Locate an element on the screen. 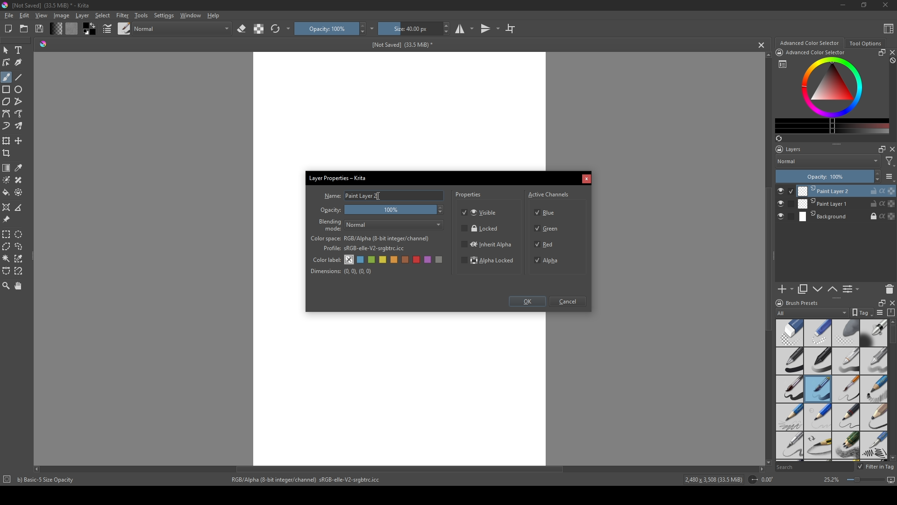 This screenshot has height=505, width=897. List is located at coordinates (853, 289).